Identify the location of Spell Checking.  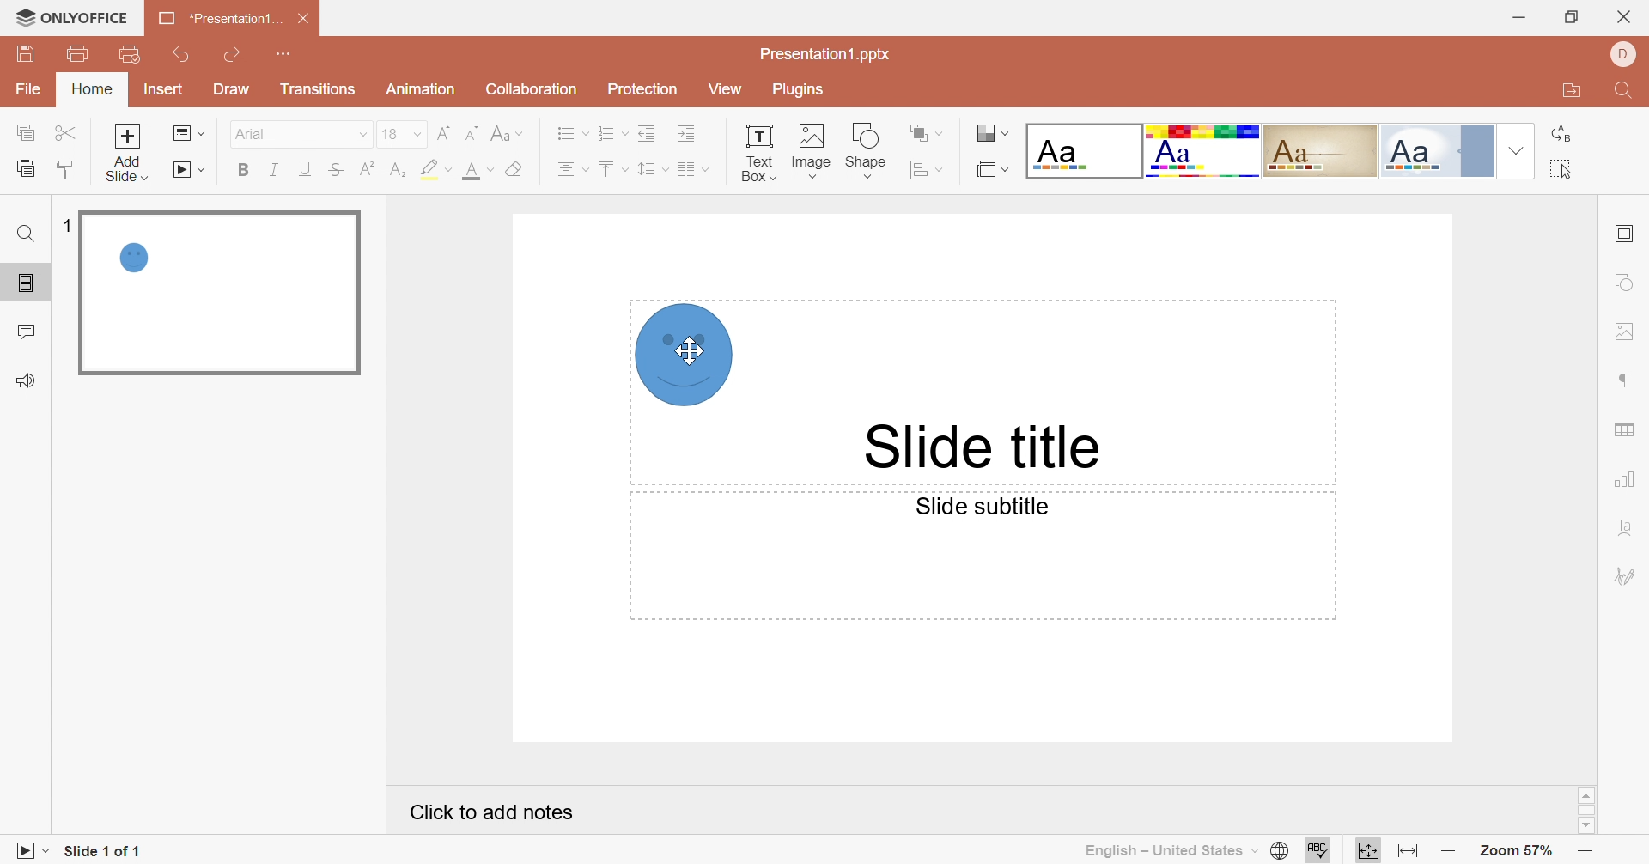
(1320, 849).